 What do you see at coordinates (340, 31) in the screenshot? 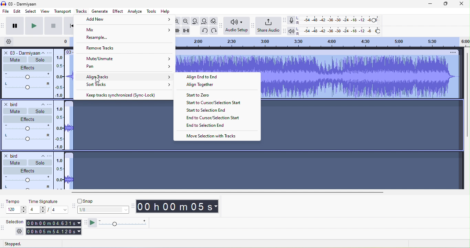
I see `playback level` at bounding box center [340, 31].